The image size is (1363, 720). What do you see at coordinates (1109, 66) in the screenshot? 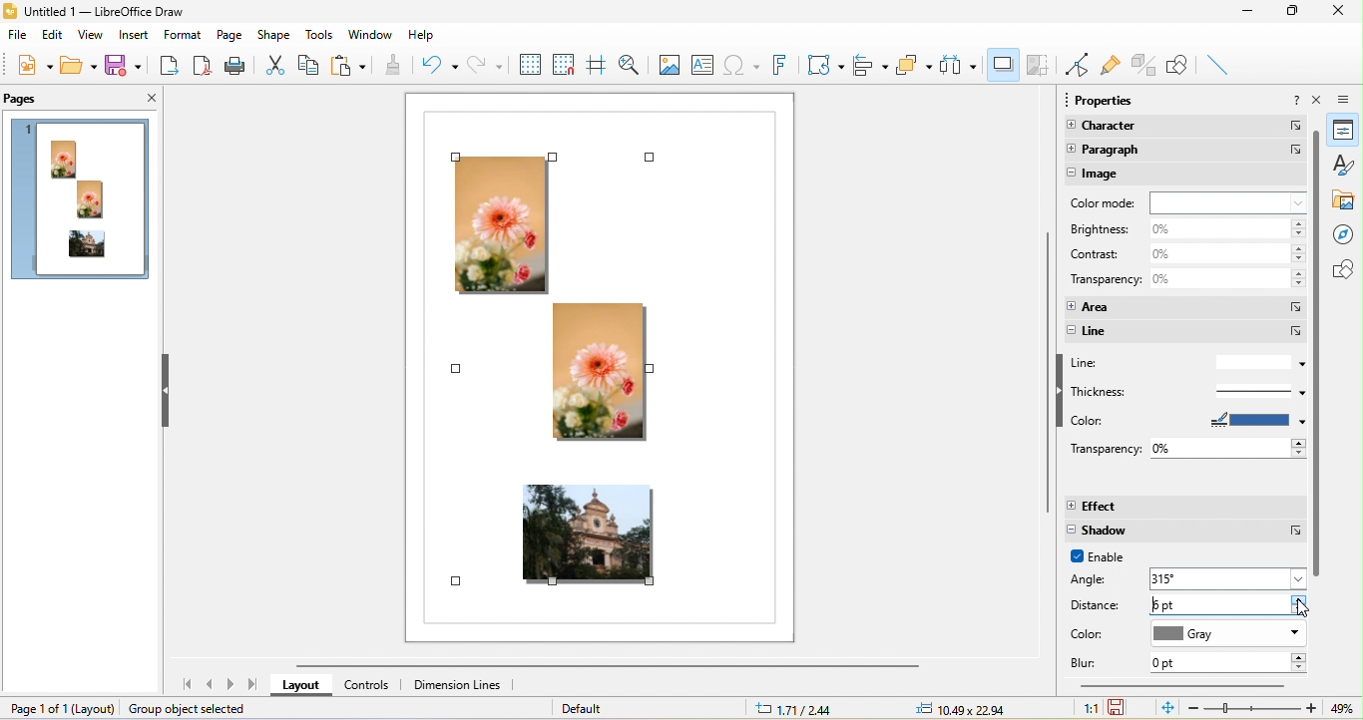
I see `gluepoint function` at bounding box center [1109, 66].